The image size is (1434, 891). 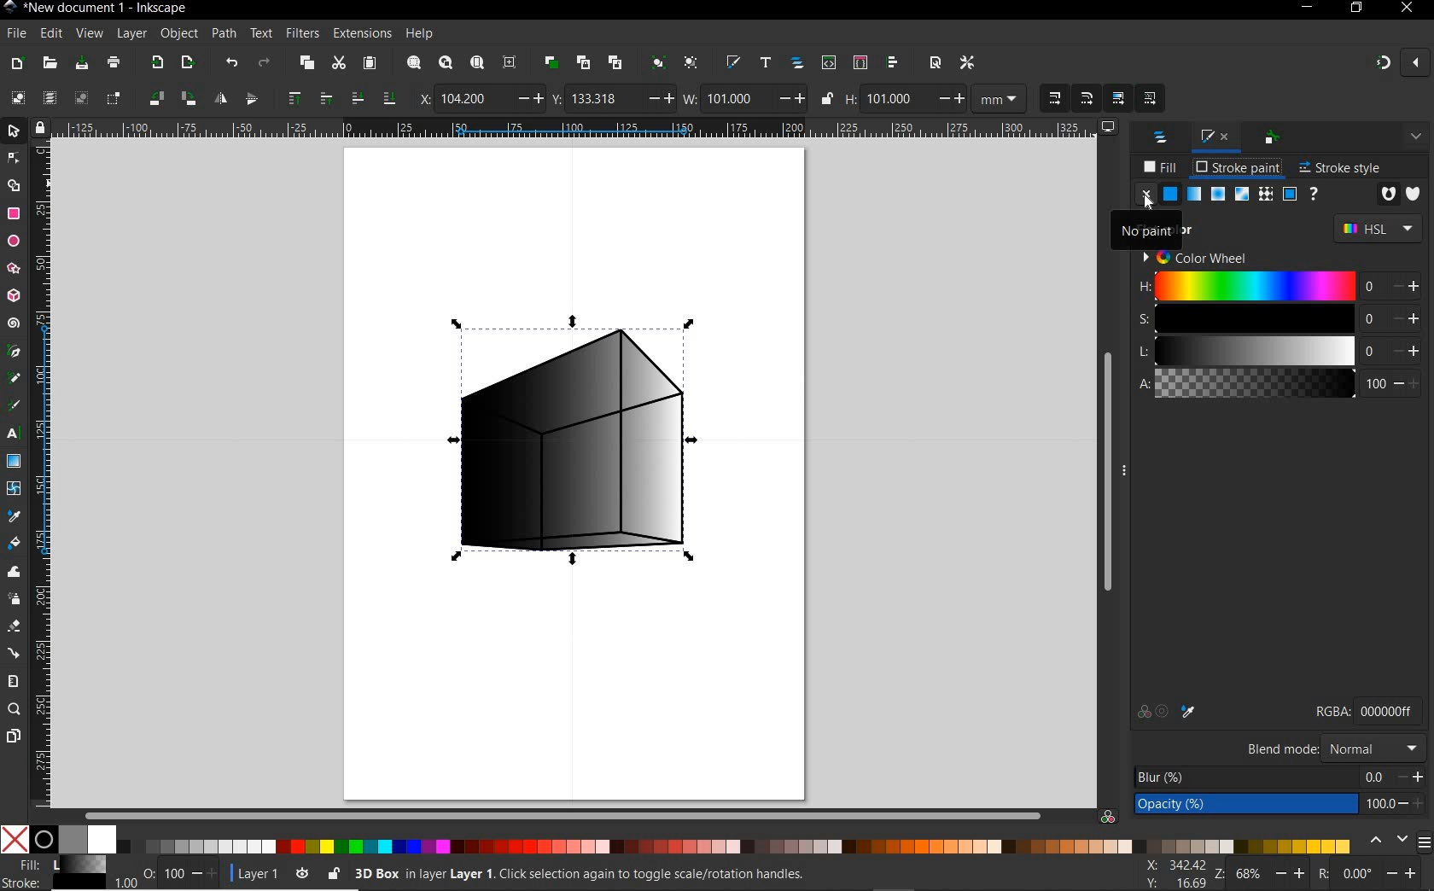 What do you see at coordinates (174, 872) in the screenshot?
I see `100` at bounding box center [174, 872].